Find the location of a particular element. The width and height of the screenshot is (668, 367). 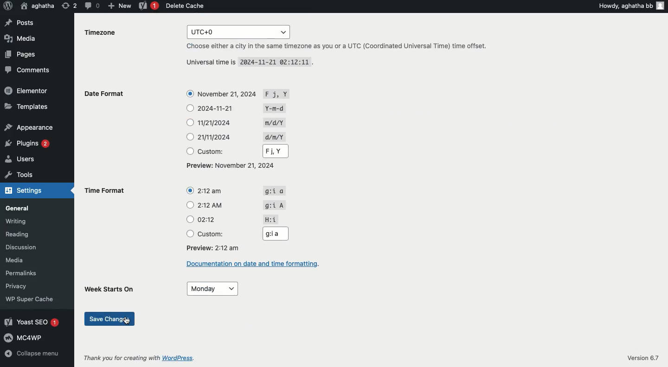

Media is located at coordinates (21, 38).